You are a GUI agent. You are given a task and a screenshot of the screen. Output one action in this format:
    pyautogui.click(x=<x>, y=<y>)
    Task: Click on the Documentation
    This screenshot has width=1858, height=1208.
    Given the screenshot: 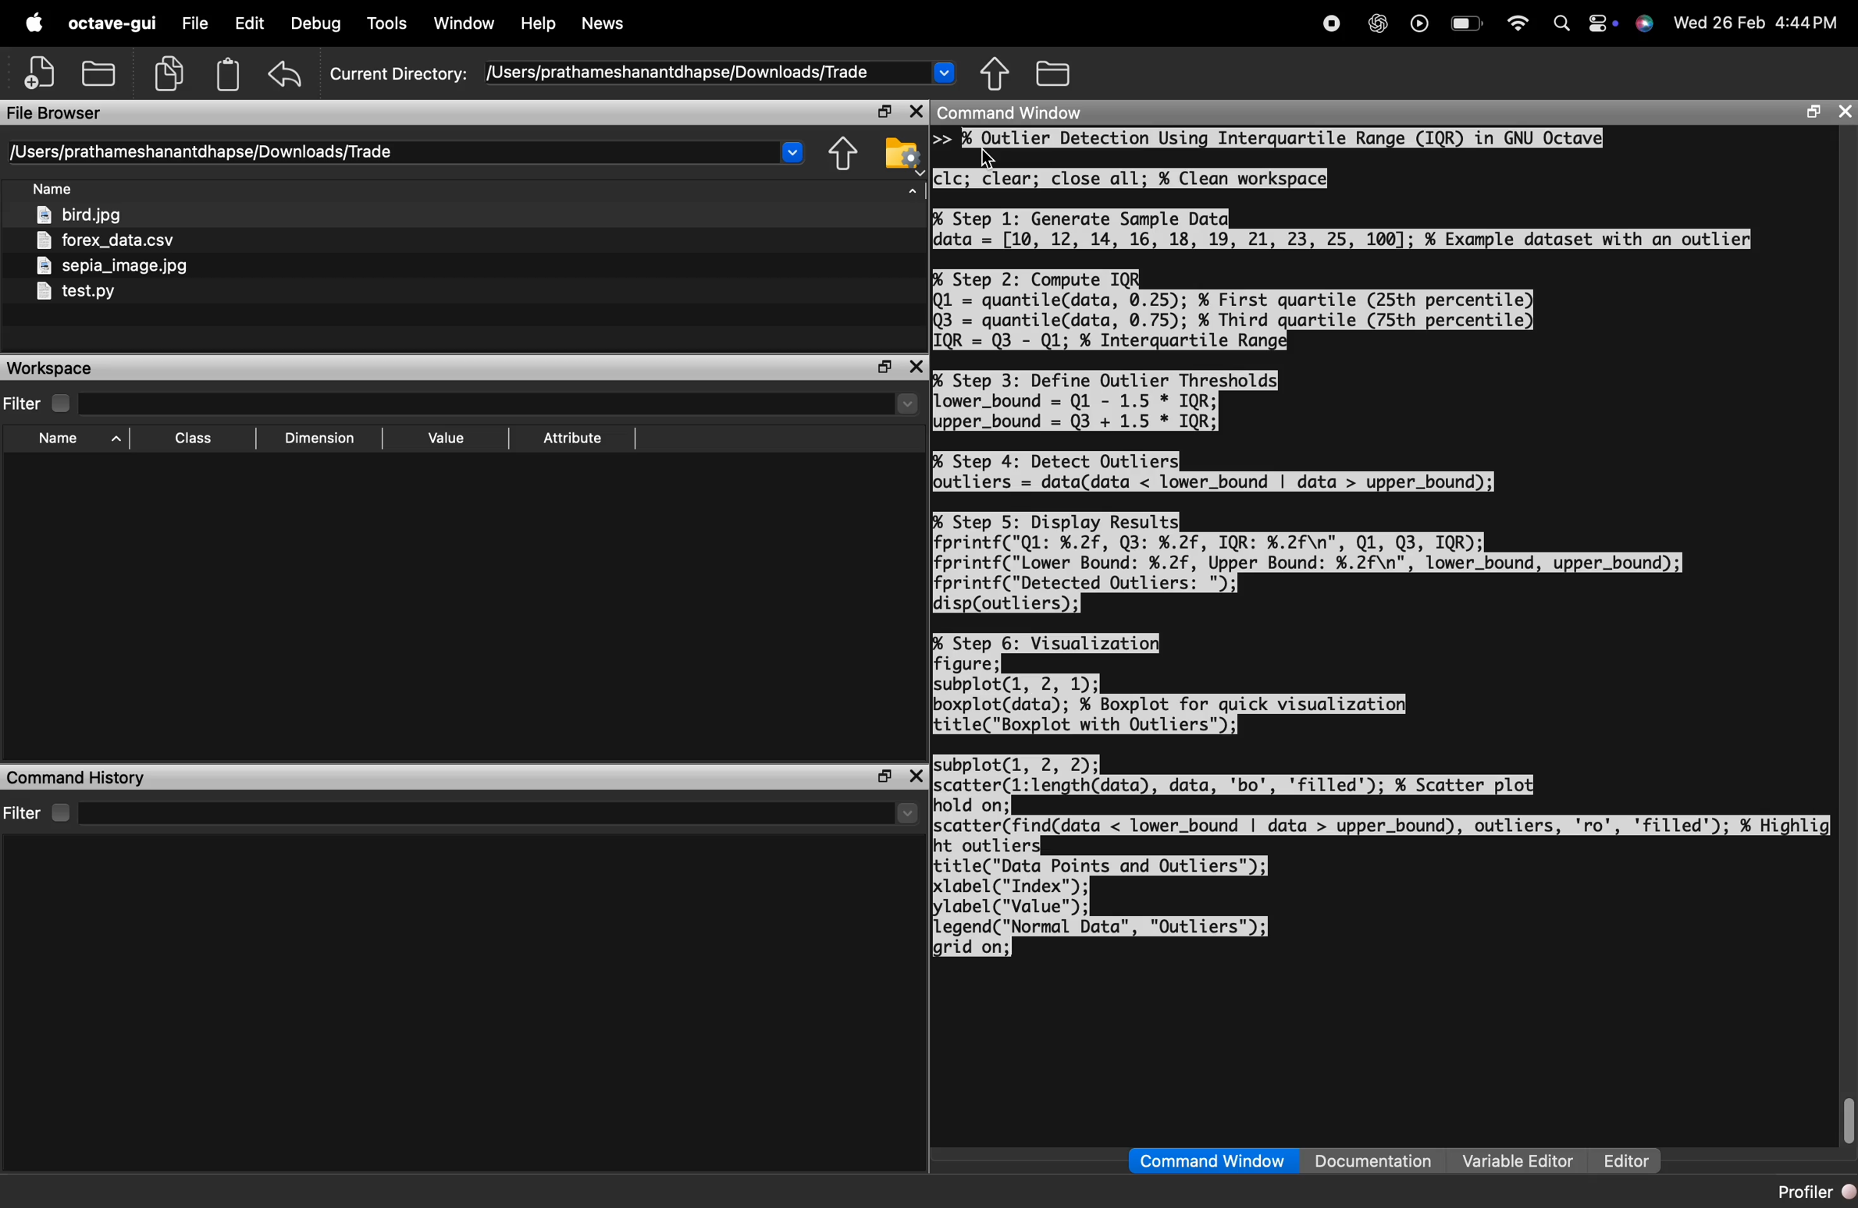 What is the action you would take?
    pyautogui.click(x=1374, y=1160)
    